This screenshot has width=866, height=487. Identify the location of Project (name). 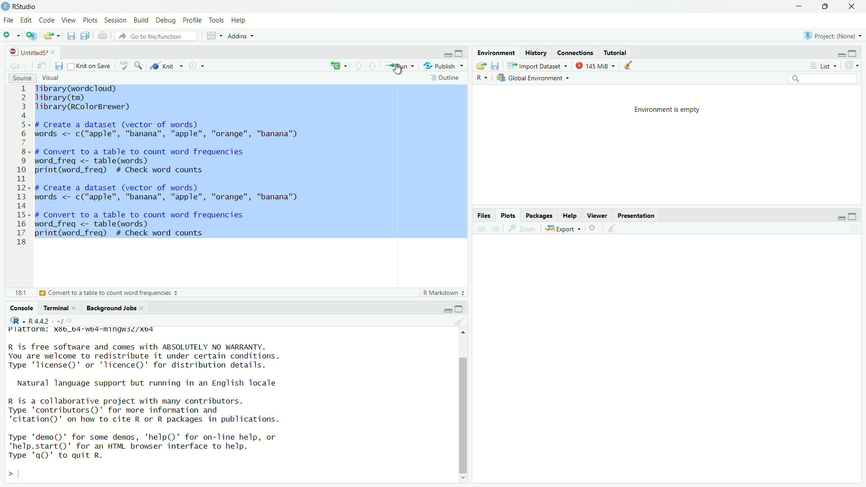
(834, 36).